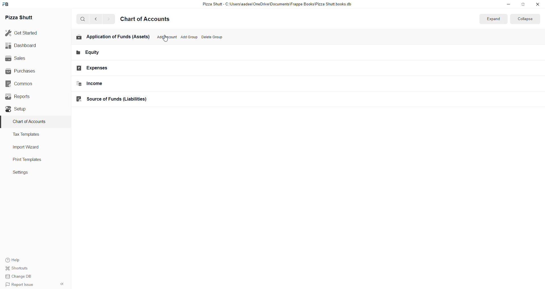 The image size is (545, 289). What do you see at coordinates (25, 46) in the screenshot?
I see `Dashboard ` at bounding box center [25, 46].